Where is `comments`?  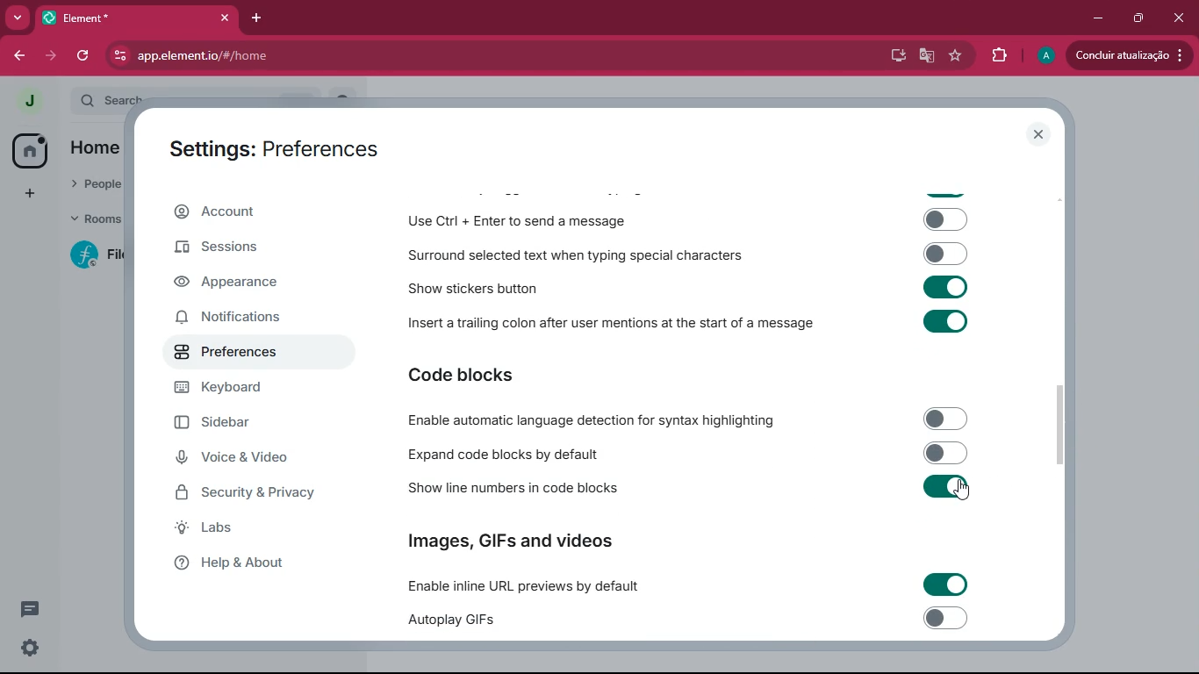
comments is located at coordinates (30, 608).